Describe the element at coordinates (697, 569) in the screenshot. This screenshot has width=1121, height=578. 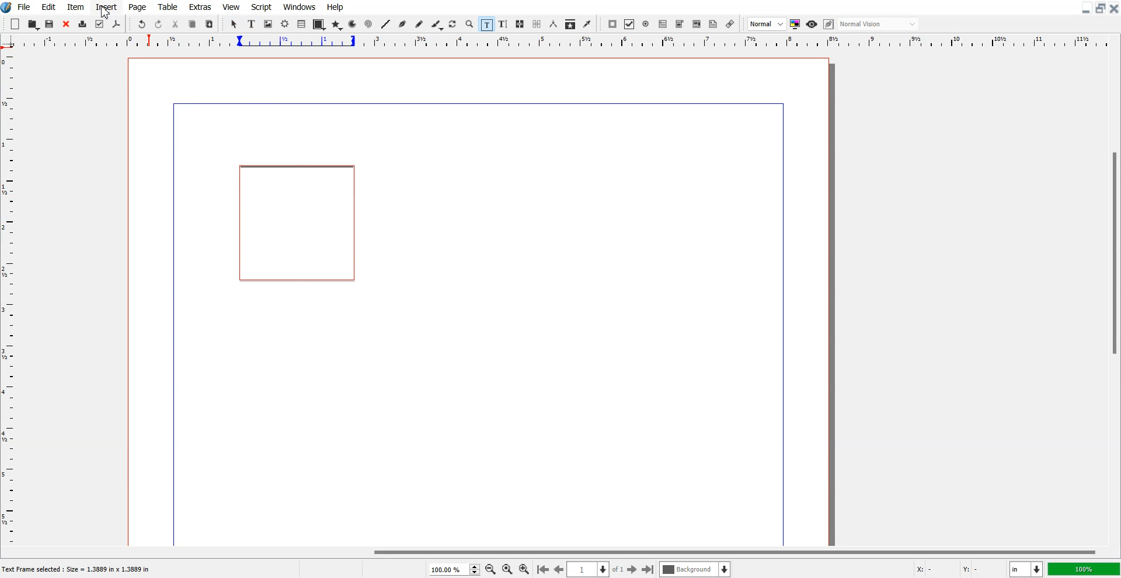
I see `Select the current layer` at that location.